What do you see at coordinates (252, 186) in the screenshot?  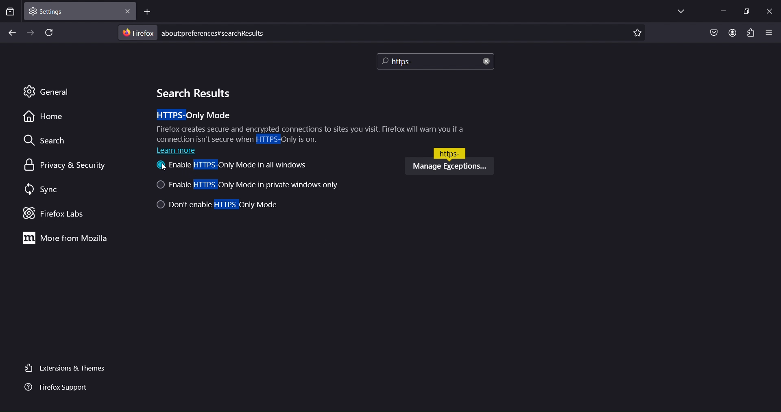 I see `Enable HTTPS-Only Mode in privatewindows` at bounding box center [252, 186].